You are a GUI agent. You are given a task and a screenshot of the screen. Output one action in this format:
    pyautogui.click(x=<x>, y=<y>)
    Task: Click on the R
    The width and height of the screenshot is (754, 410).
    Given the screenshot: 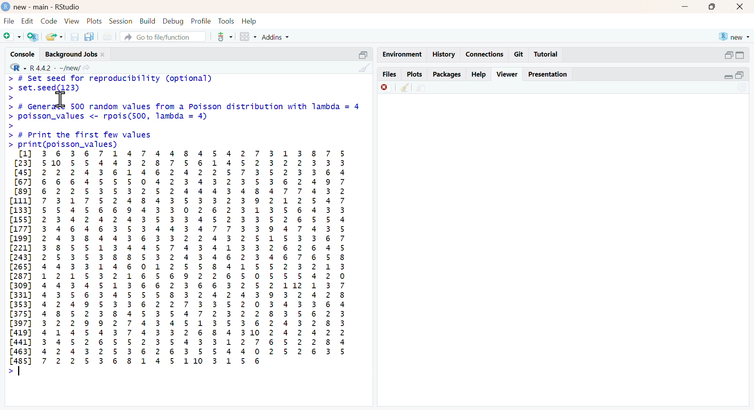 What is the action you would take?
    pyautogui.click(x=19, y=67)
    